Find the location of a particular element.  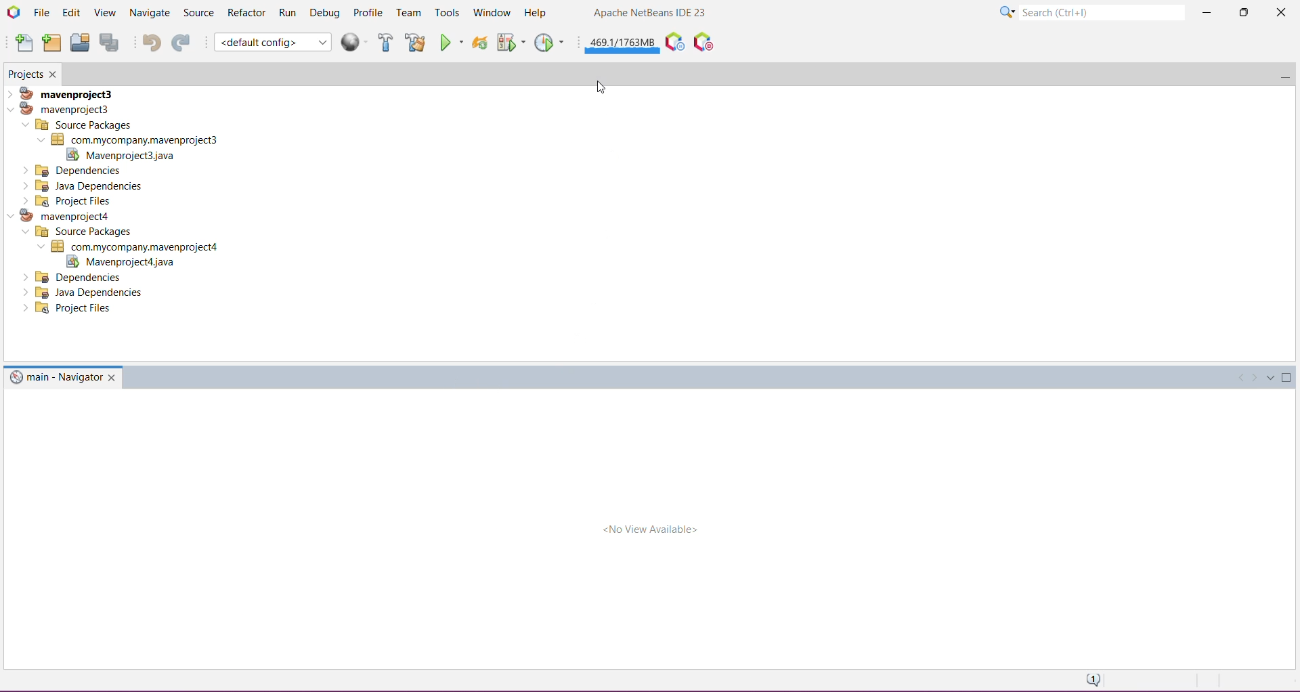

Java Dependencies is located at coordinates (86, 293).